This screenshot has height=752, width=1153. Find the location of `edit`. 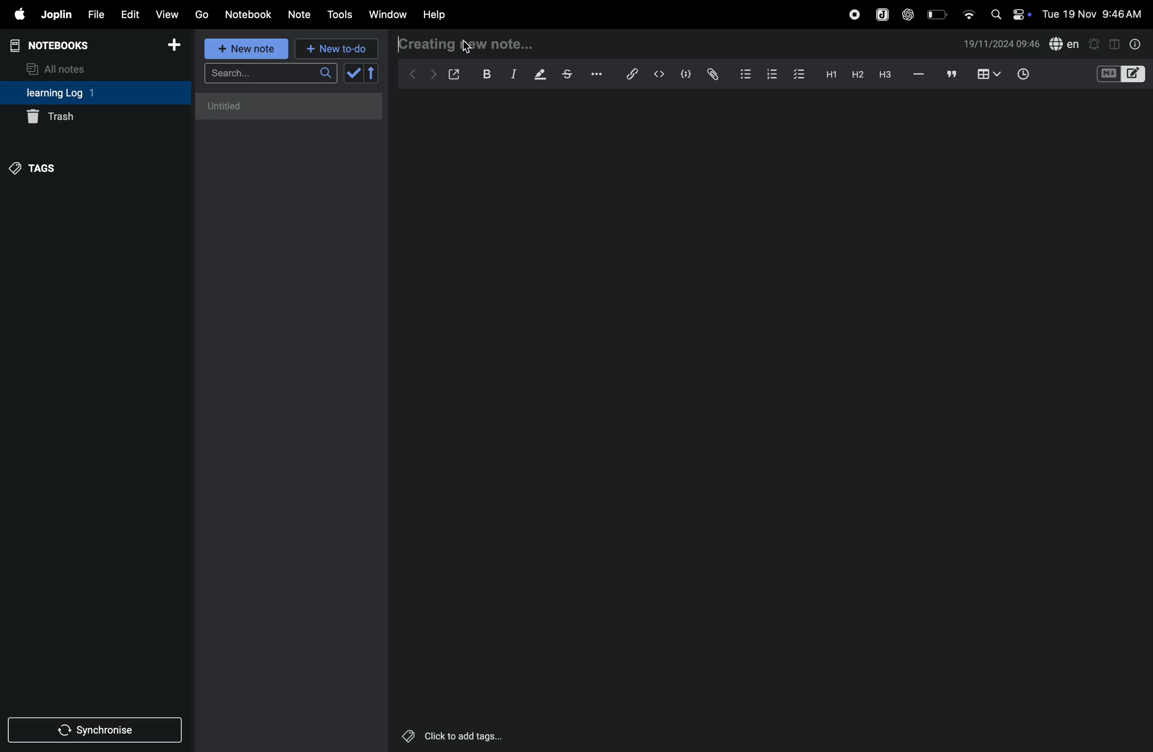

edit is located at coordinates (128, 14).